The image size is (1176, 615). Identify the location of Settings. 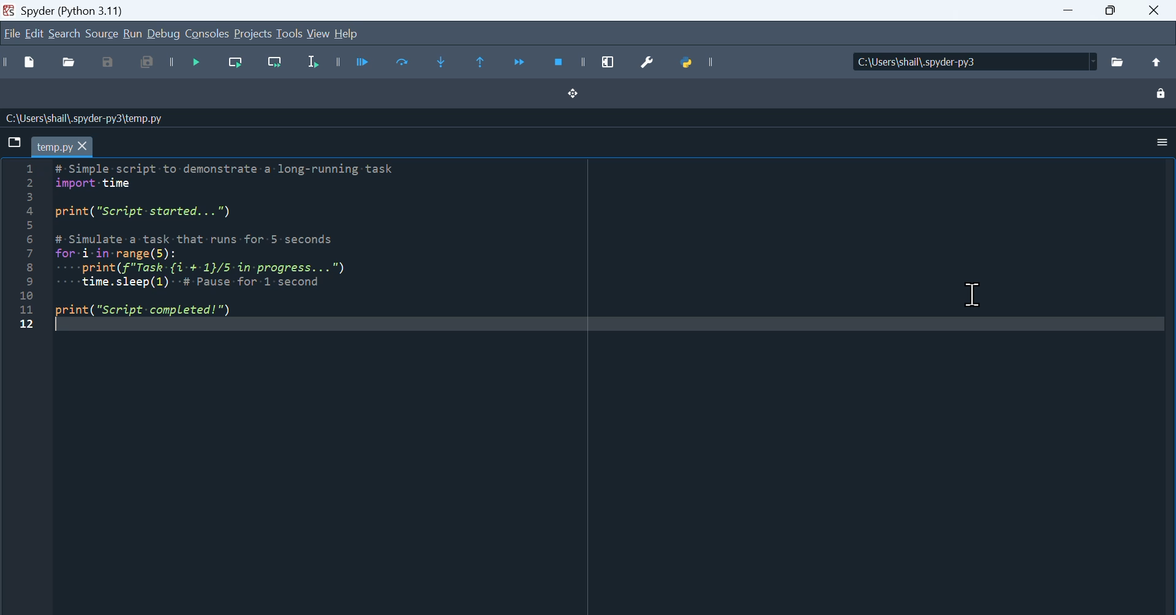
(1160, 141).